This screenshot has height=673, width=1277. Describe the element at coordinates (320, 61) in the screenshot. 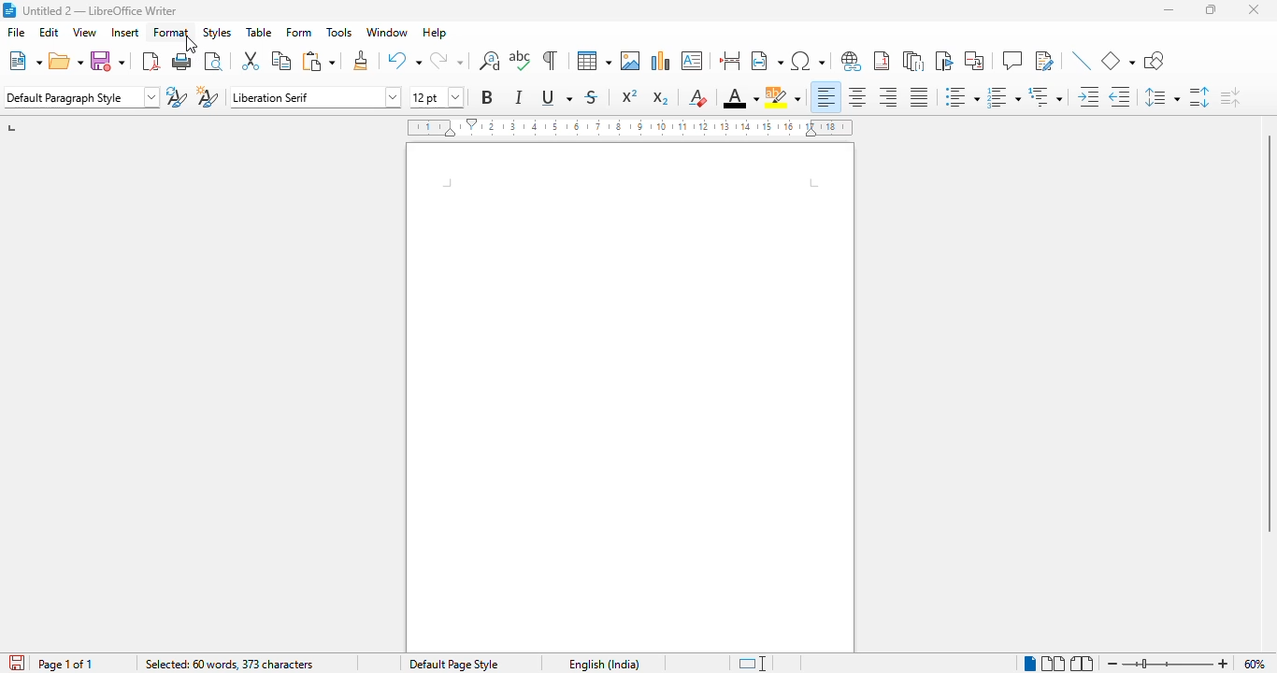

I see `paste` at that location.